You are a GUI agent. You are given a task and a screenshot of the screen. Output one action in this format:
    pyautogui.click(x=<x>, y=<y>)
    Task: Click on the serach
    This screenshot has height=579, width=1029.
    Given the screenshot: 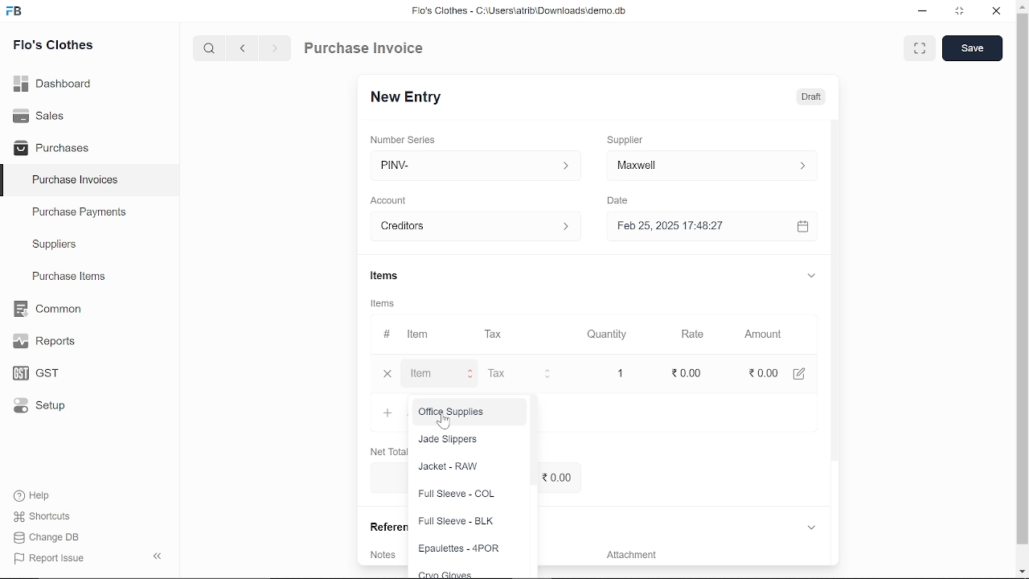 What is the action you would take?
    pyautogui.click(x=207, y=49)
    